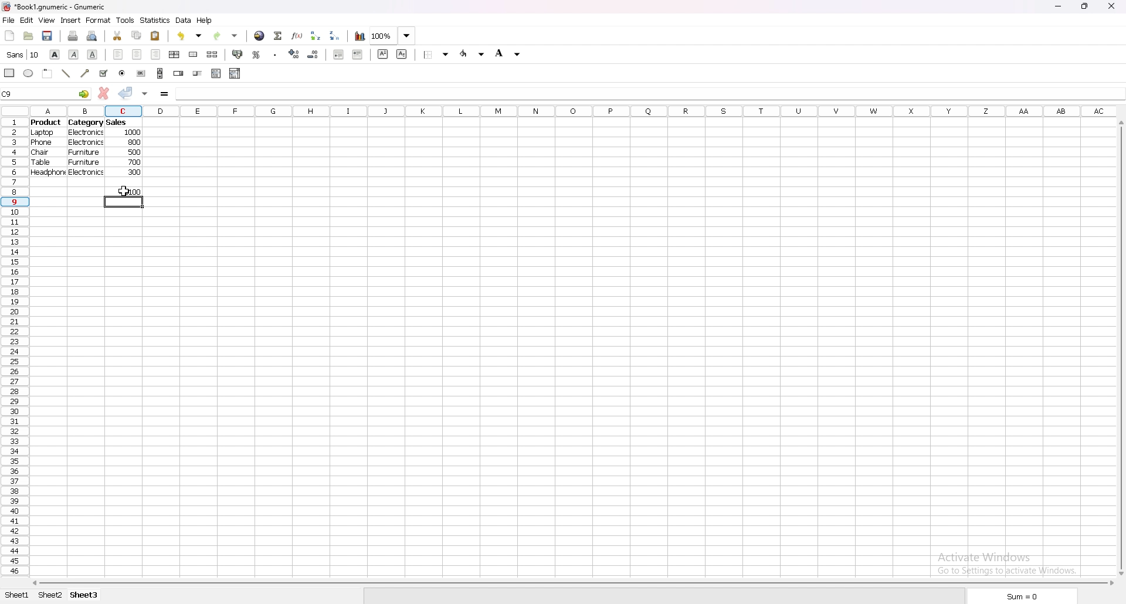  What do you see at coordinates (86, 132) in the screenshot?
I see `electronics` at bounding box center [86, 132].